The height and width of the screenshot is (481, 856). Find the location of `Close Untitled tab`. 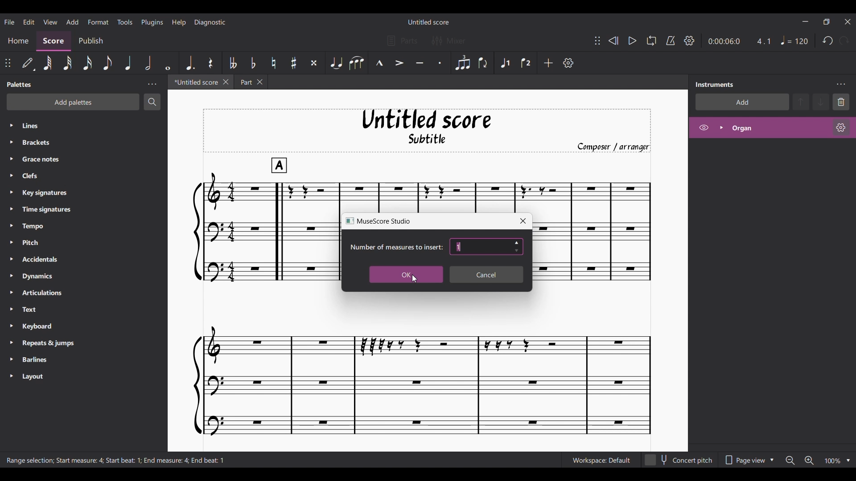

Close Untitled tab is located at coordinates (226, 82).